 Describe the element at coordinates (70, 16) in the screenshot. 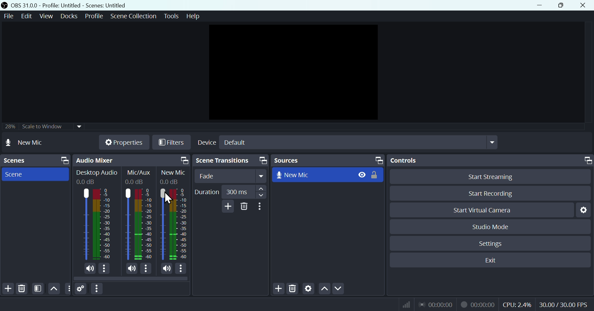

I see `Docks` at that location.